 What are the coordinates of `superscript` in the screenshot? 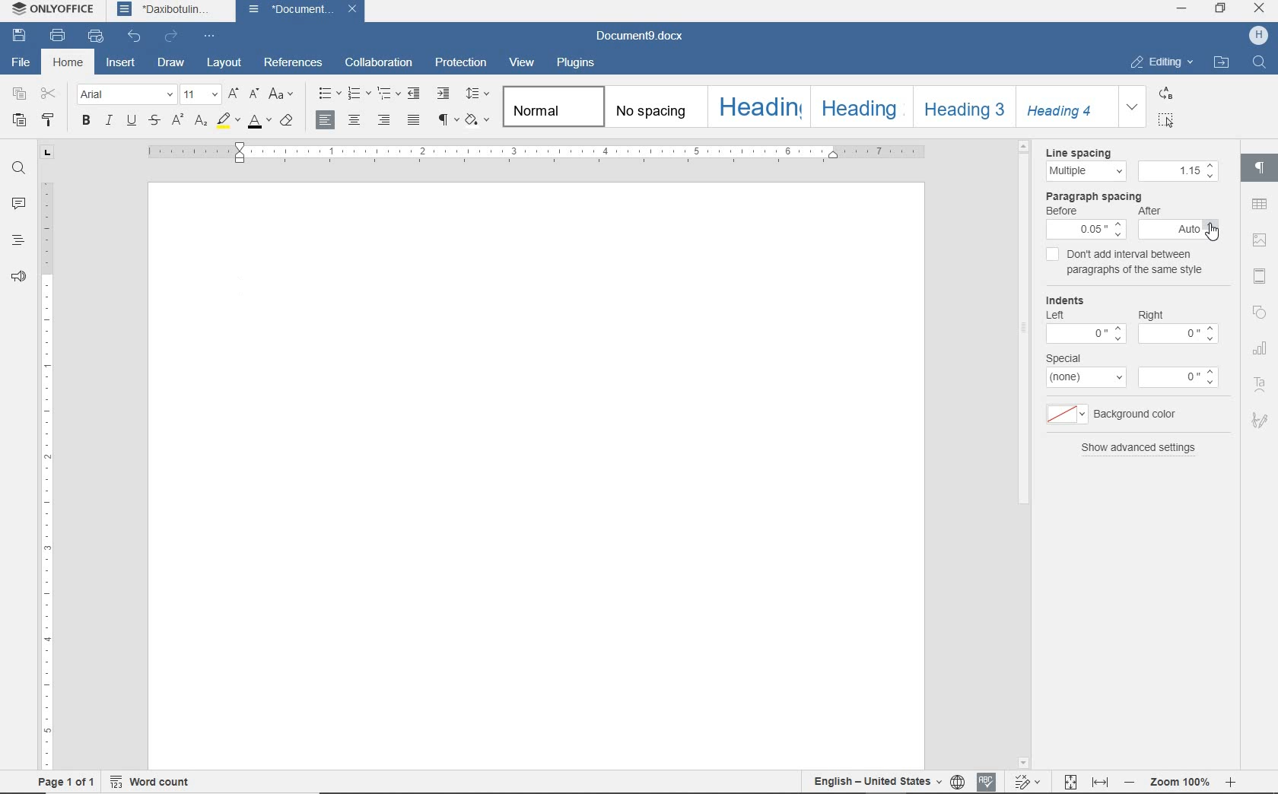 It's located at (179, 122).